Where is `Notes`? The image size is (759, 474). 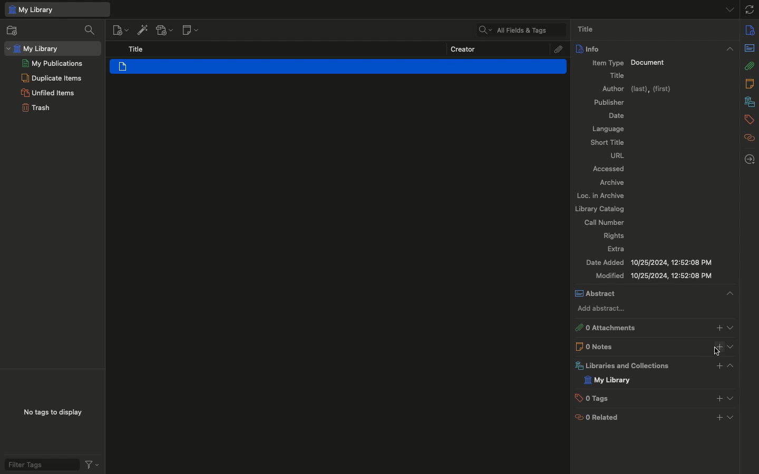
Notes is located at coordinates (751, 84).